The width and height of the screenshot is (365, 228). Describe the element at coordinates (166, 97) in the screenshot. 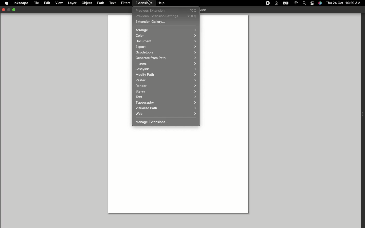

I see `Text` at that location.